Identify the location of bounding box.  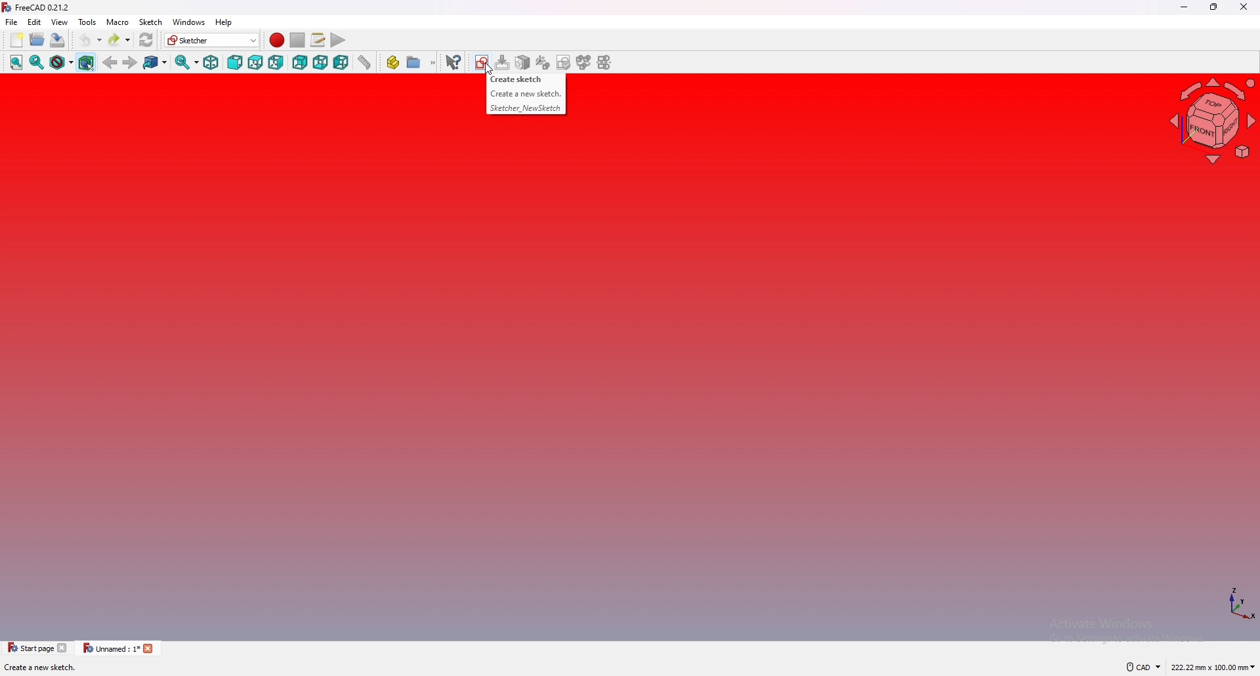
(87, 62).